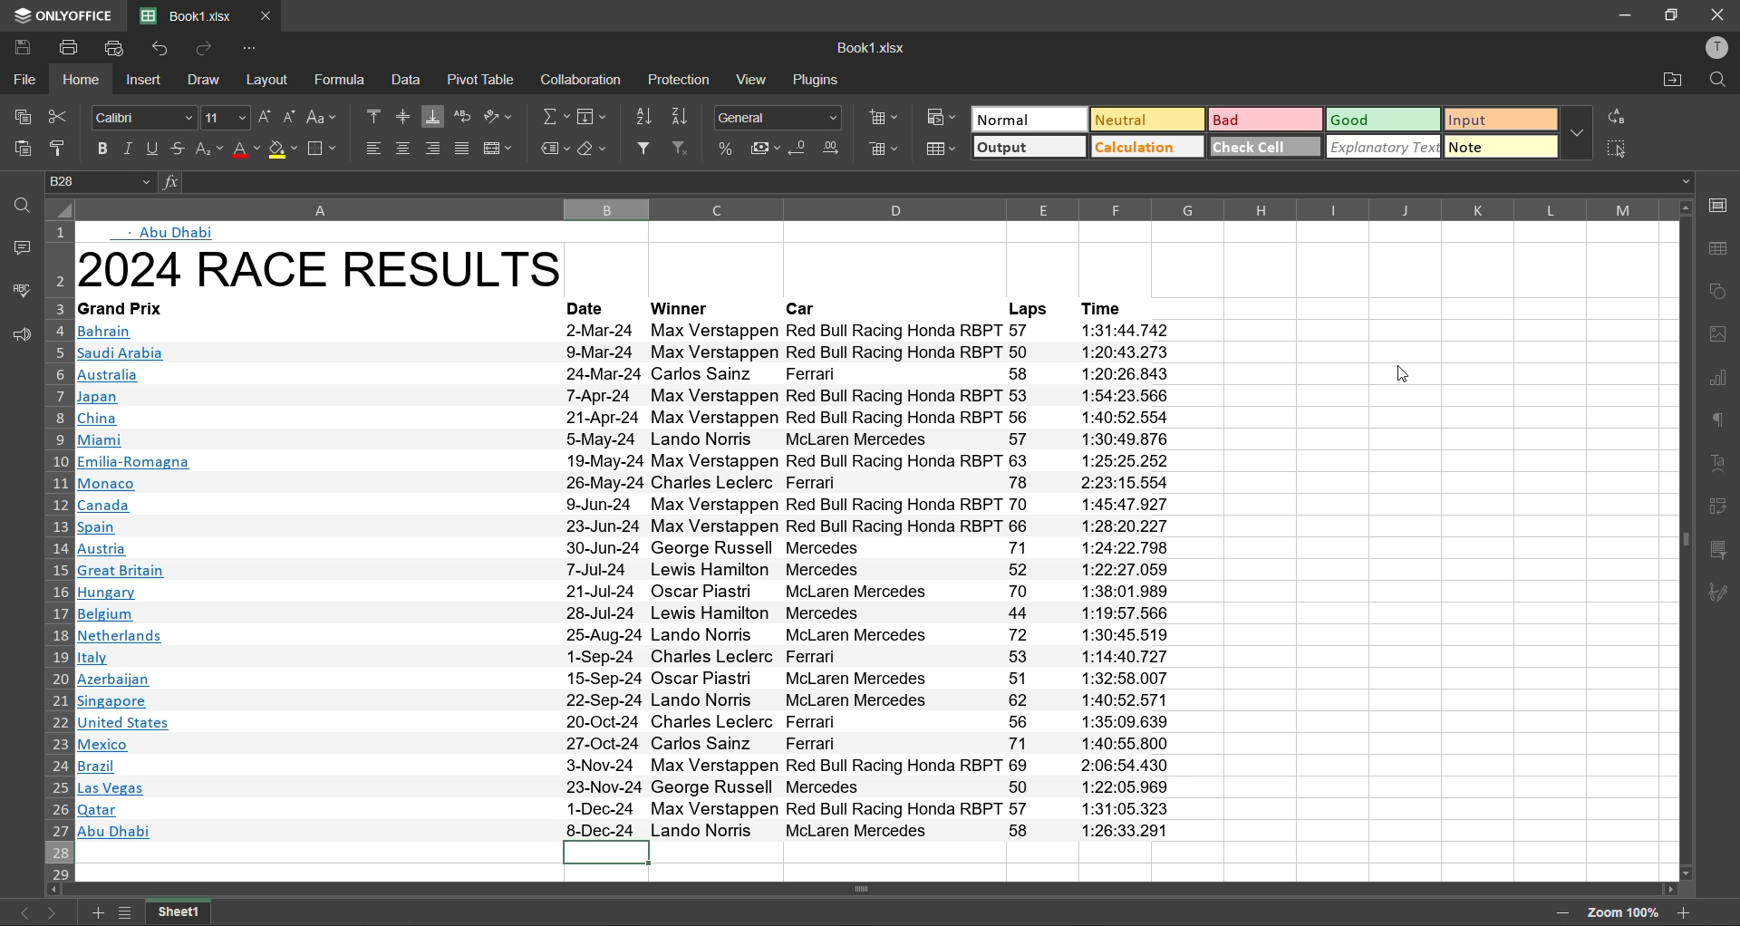 This screenshot has height=926, width=1740. Describe the element at coordinates (1669, 15) in the screenshot. I see `maximize` at that location.